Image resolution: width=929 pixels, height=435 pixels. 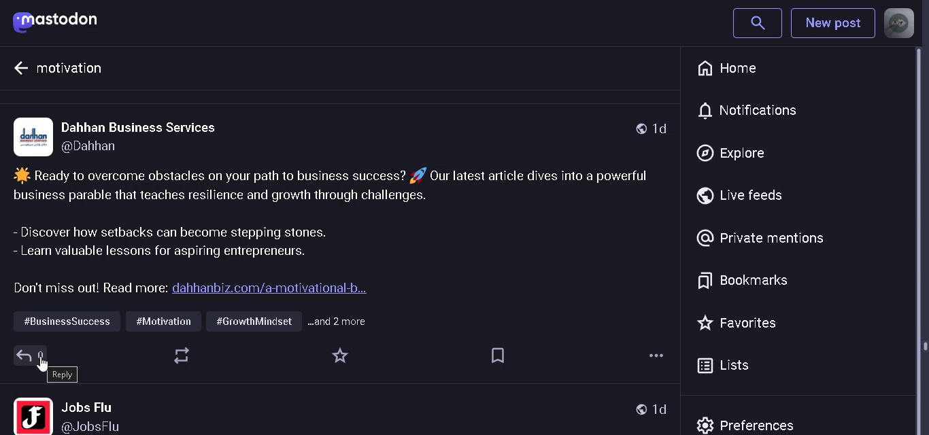 What do you see at coordinates (46, 367) in the screenshot?
I see `Cursor` at bounding box center [46, 367].